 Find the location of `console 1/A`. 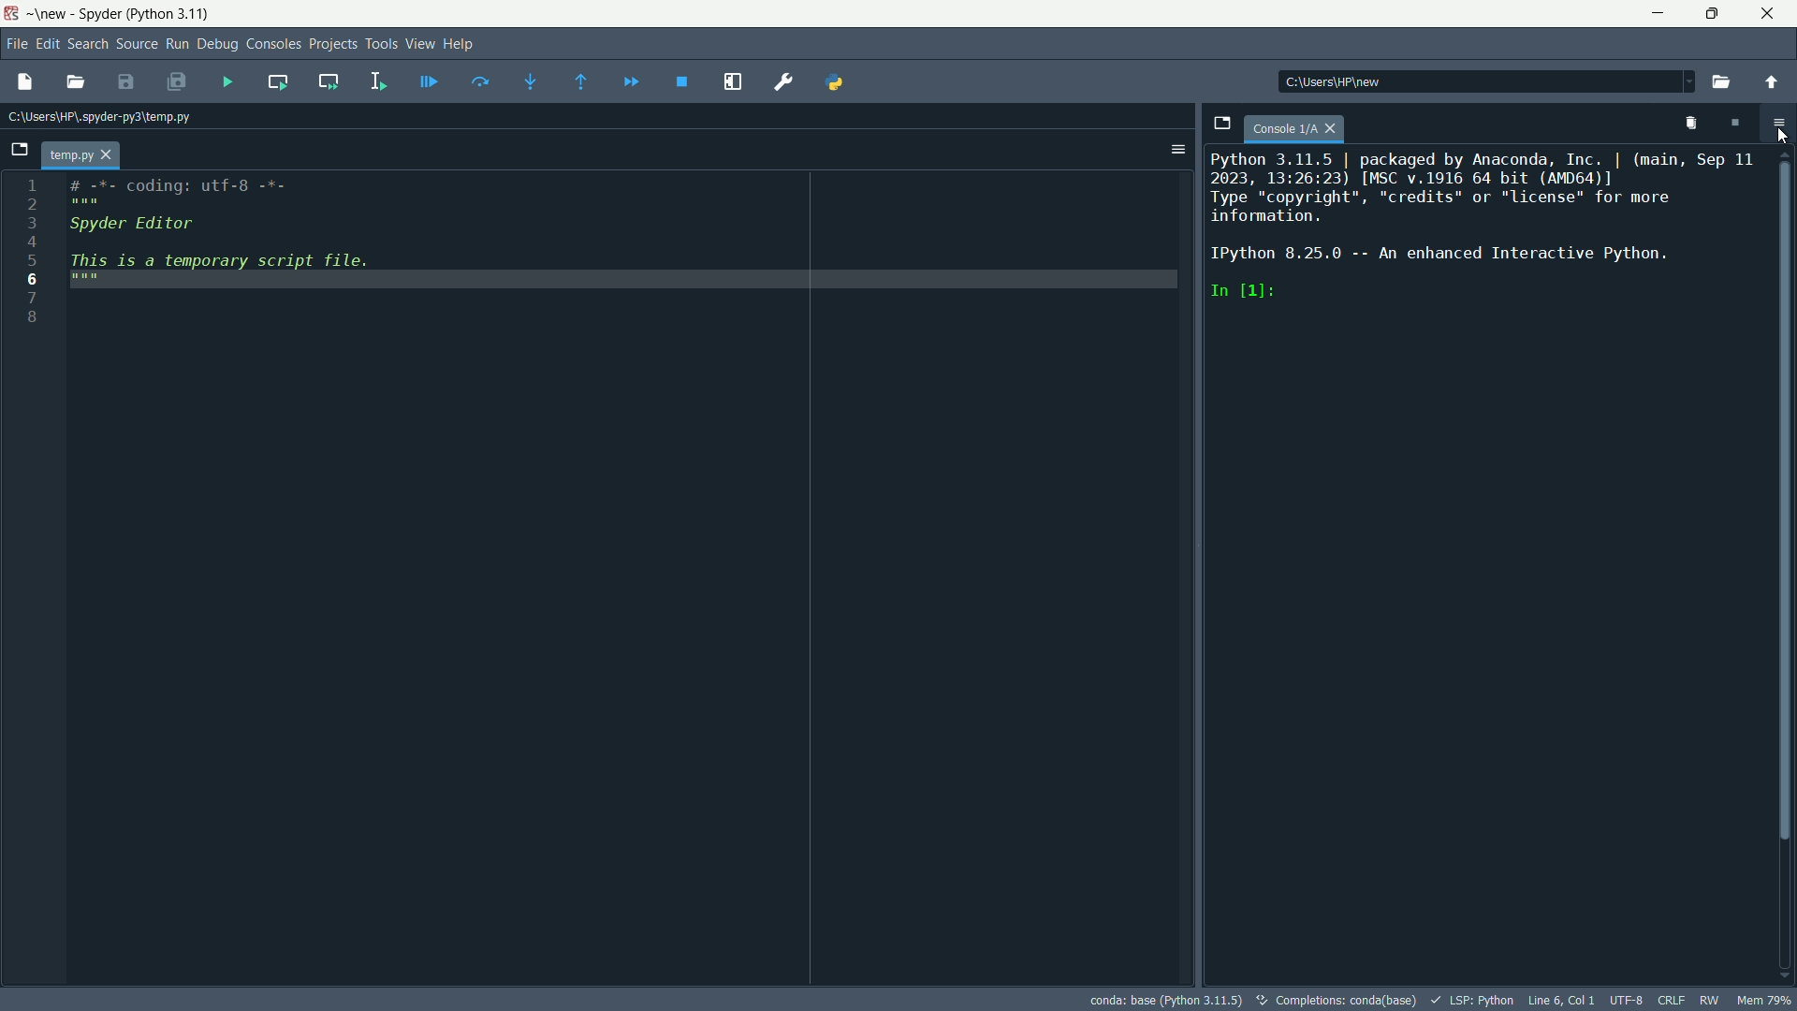

console 1/A is located at coordinates (1297, 127).